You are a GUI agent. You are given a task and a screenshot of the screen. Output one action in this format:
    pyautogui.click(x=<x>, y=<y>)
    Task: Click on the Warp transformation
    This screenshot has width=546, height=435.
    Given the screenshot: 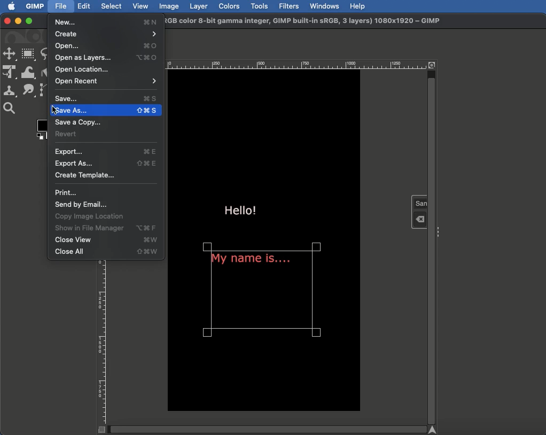 What is the action you would take?
    pyautogui.click(x=29, y=72)
    